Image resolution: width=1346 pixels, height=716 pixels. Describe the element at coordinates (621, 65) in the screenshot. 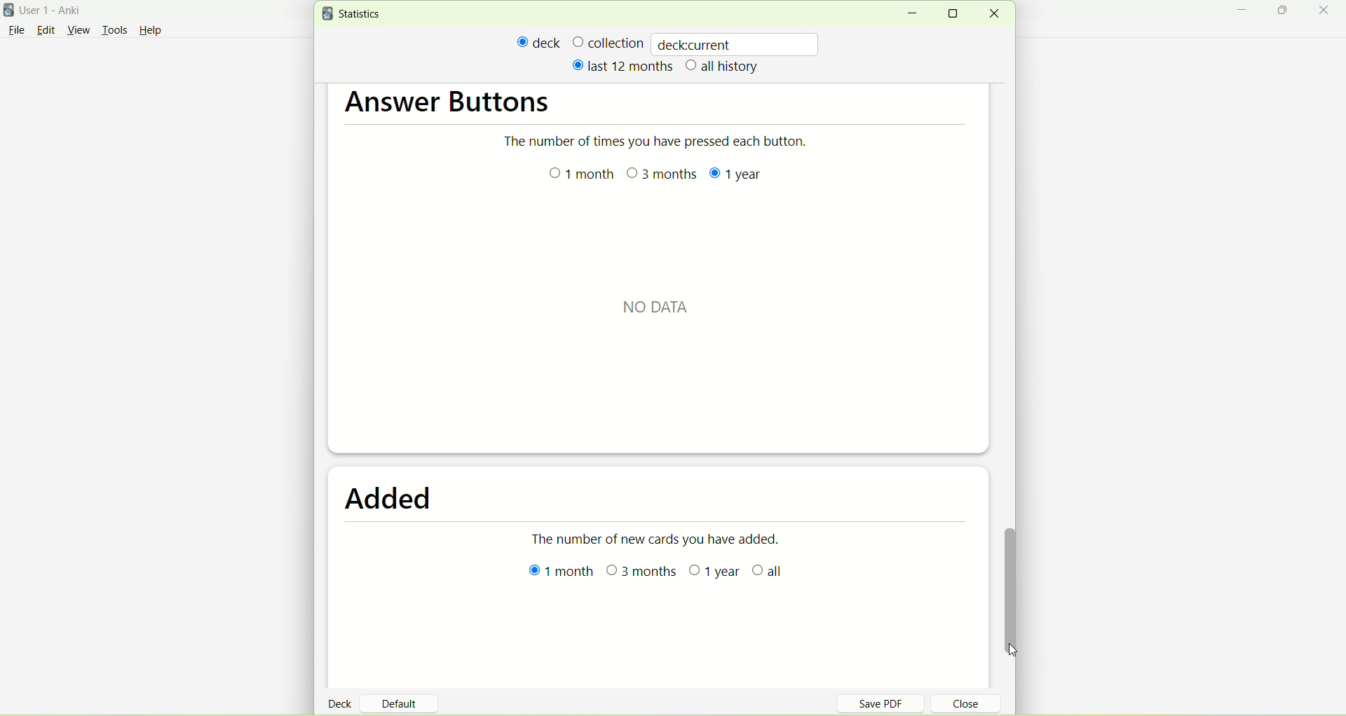

I see `last 12 months` at that location.